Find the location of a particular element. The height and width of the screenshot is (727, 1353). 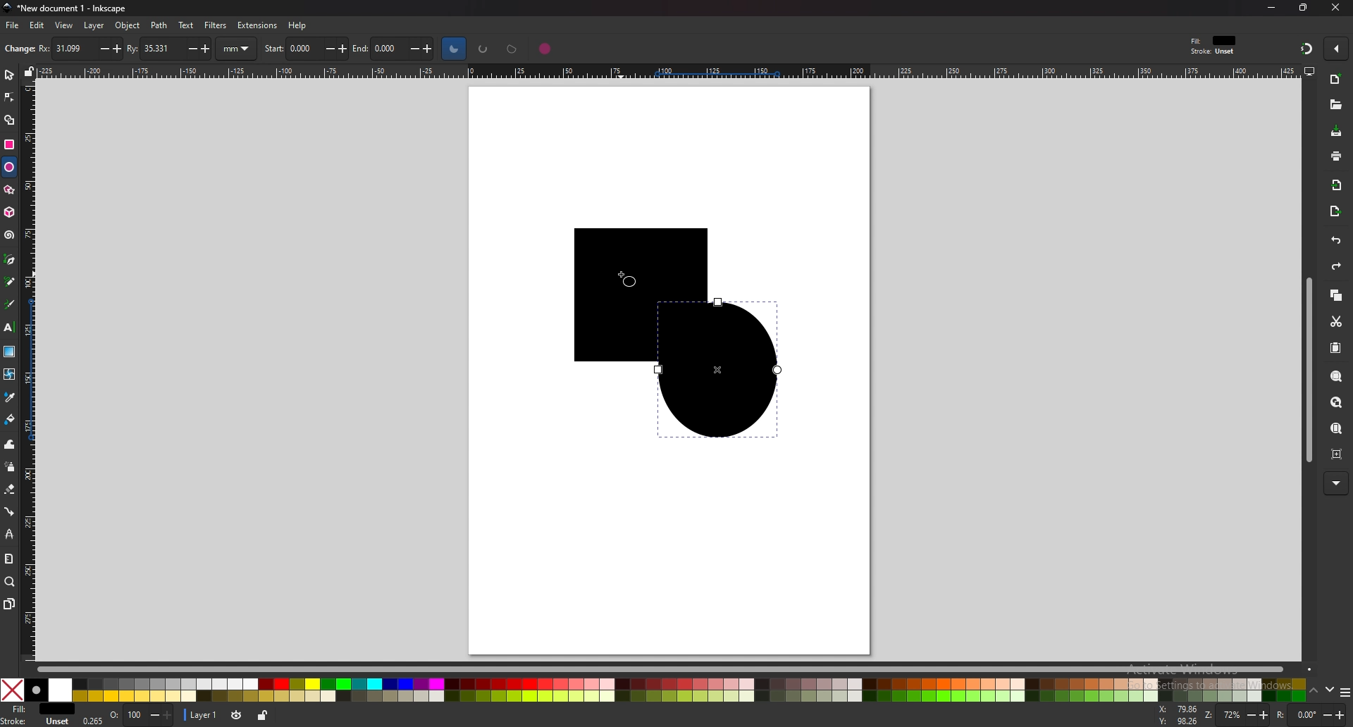

redo is located at coordinates (1337, 267).